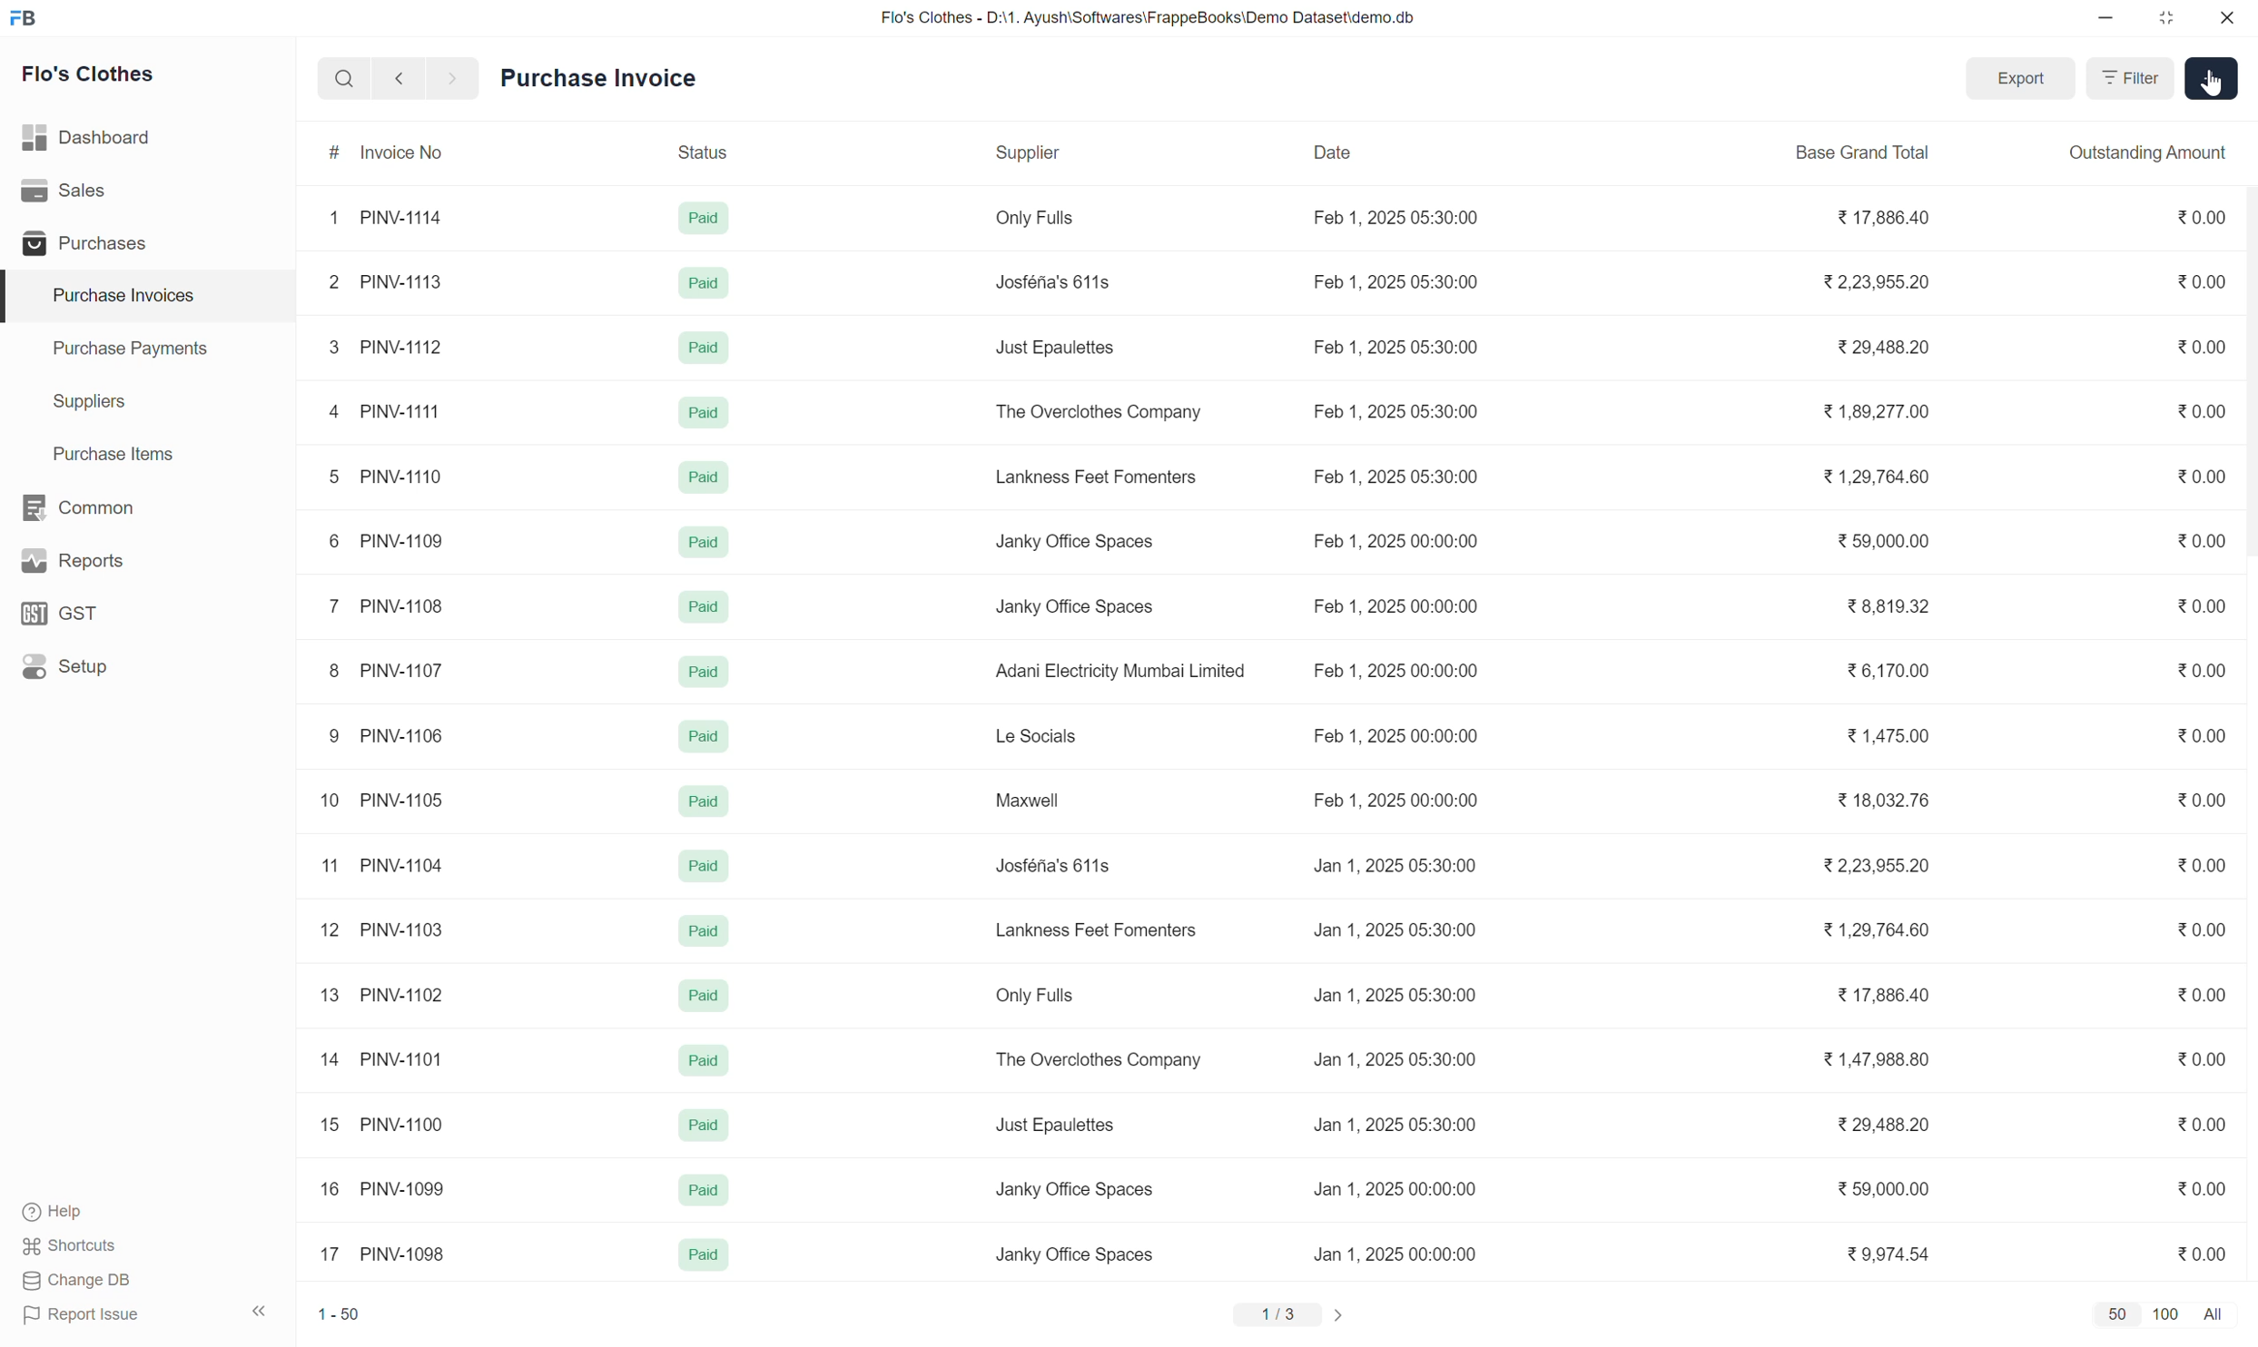 This screenshot has height=1347, width=2258. Describe the element at coordinates (384, 542) in the screenshot. I see `6 PINV-1109` at that location.